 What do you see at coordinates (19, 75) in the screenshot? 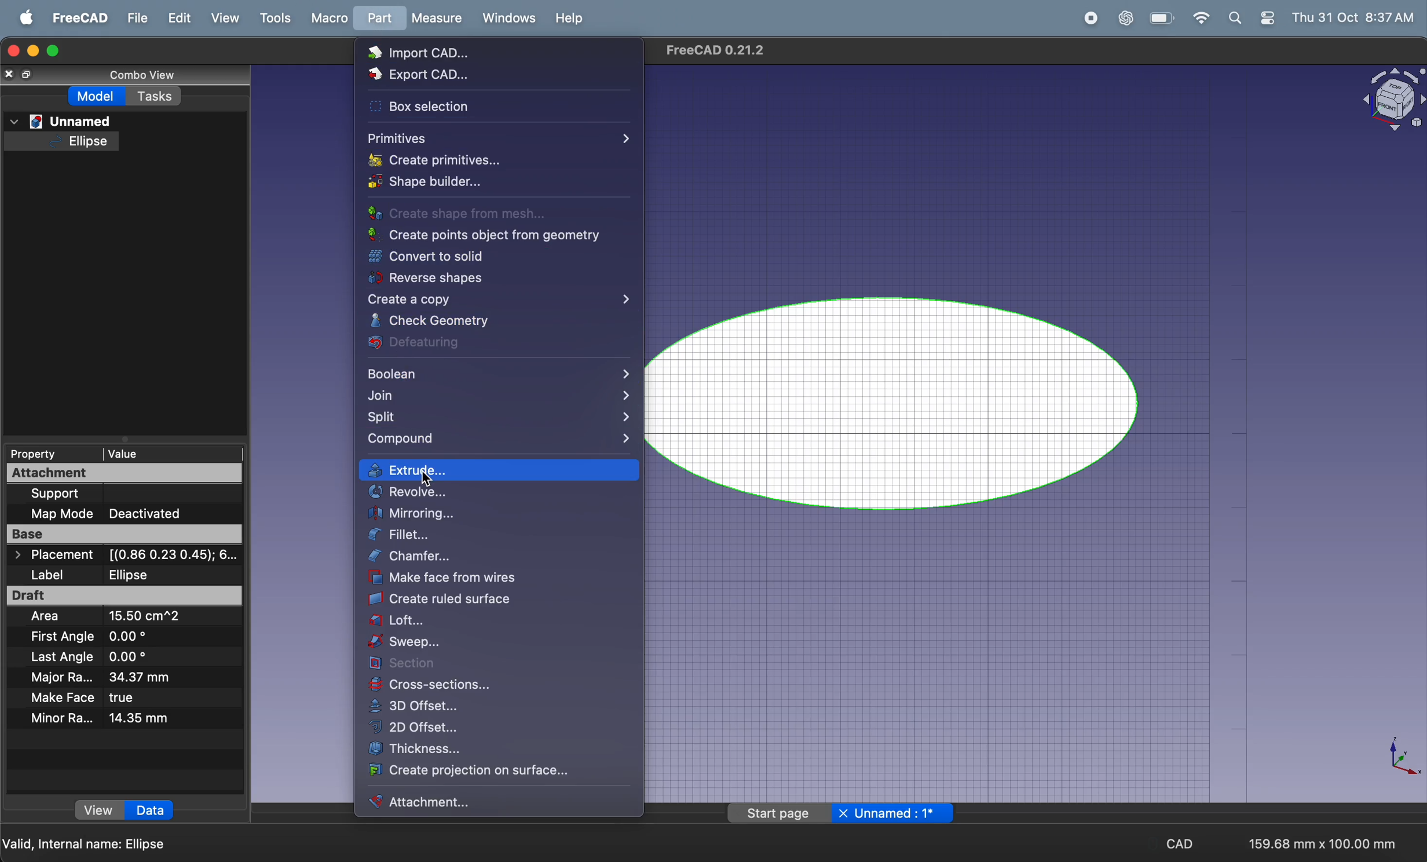
I see `close` at bounding box center [19, 75].